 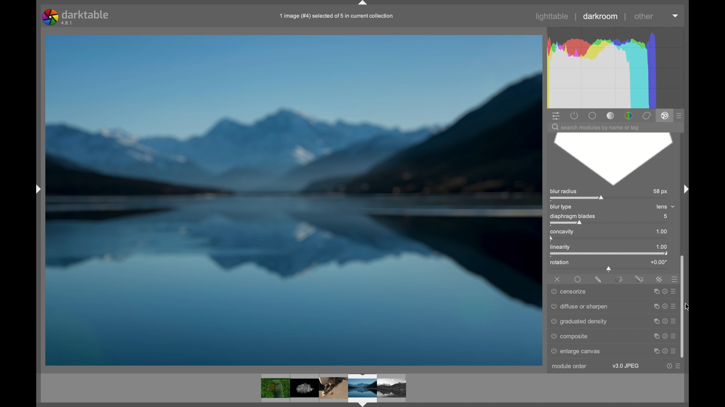 What do you see at coordinates (625, 366) in the screenshot?
I see `v3.0jpeg` at bounding box center [625, 366].